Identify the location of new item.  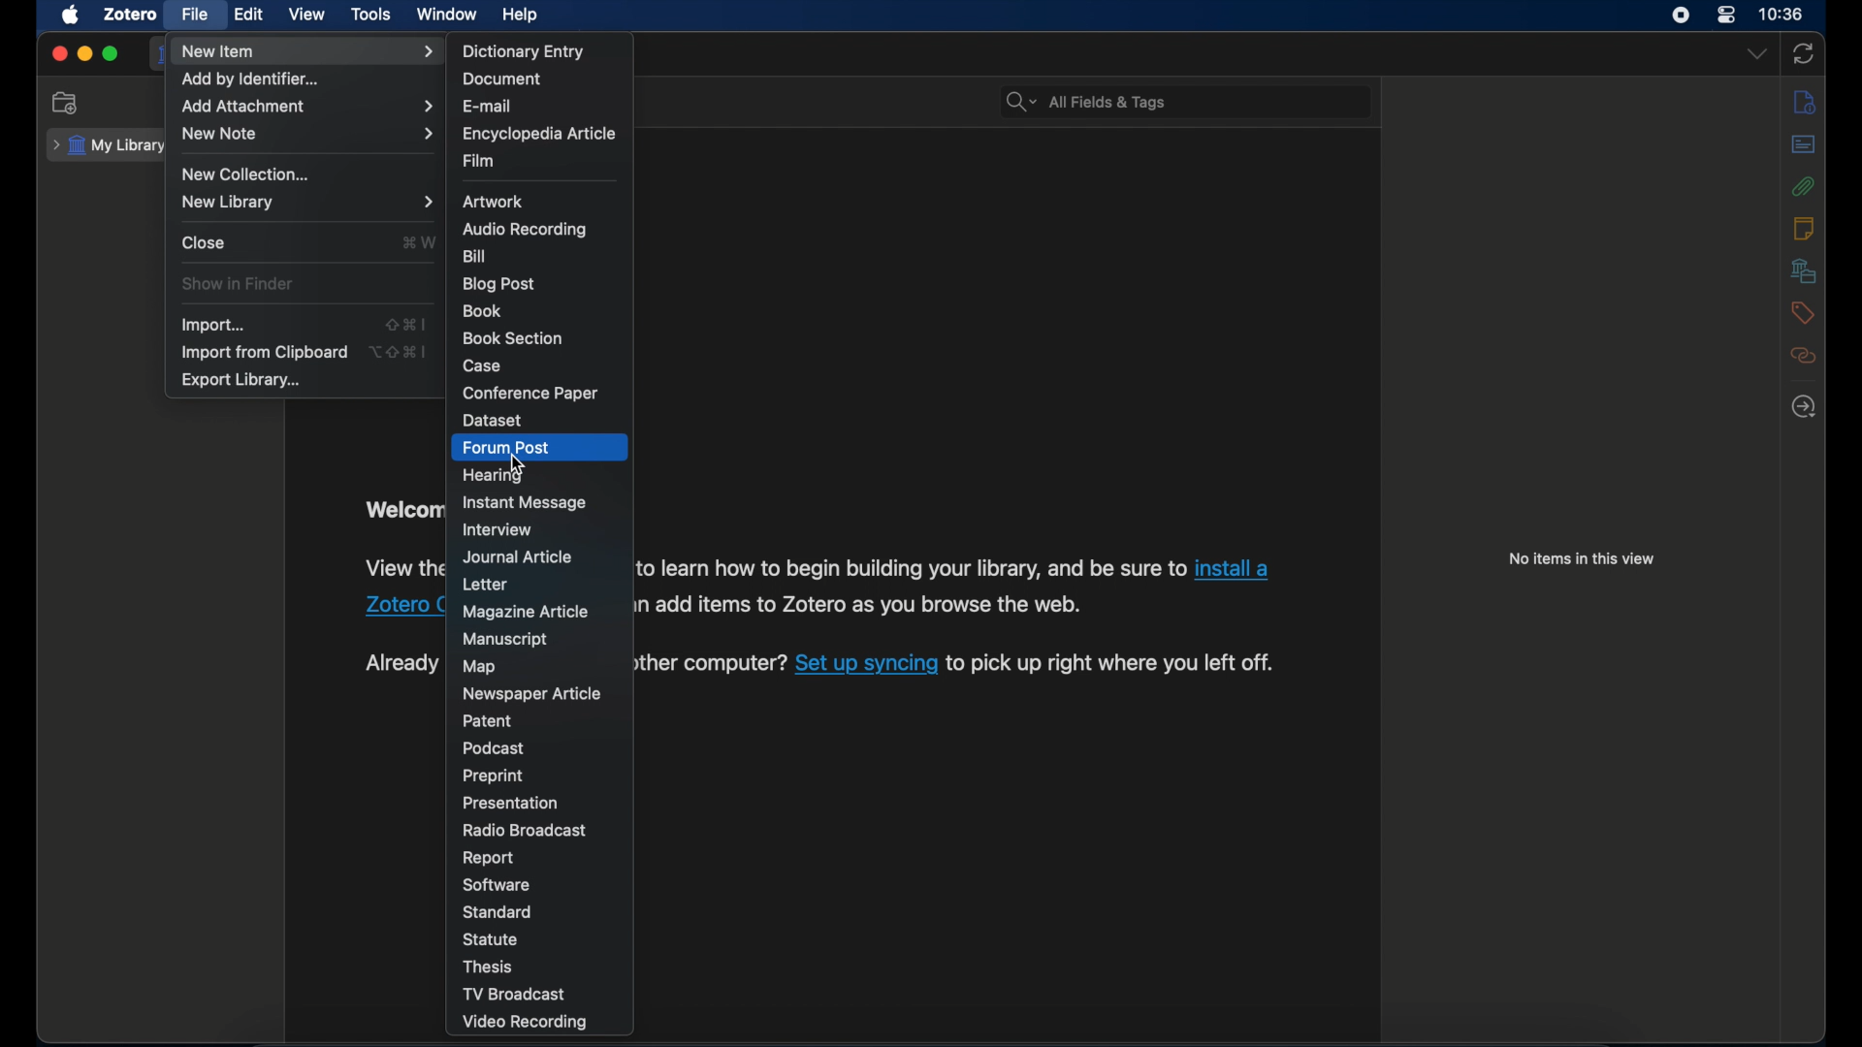
(309, 51).